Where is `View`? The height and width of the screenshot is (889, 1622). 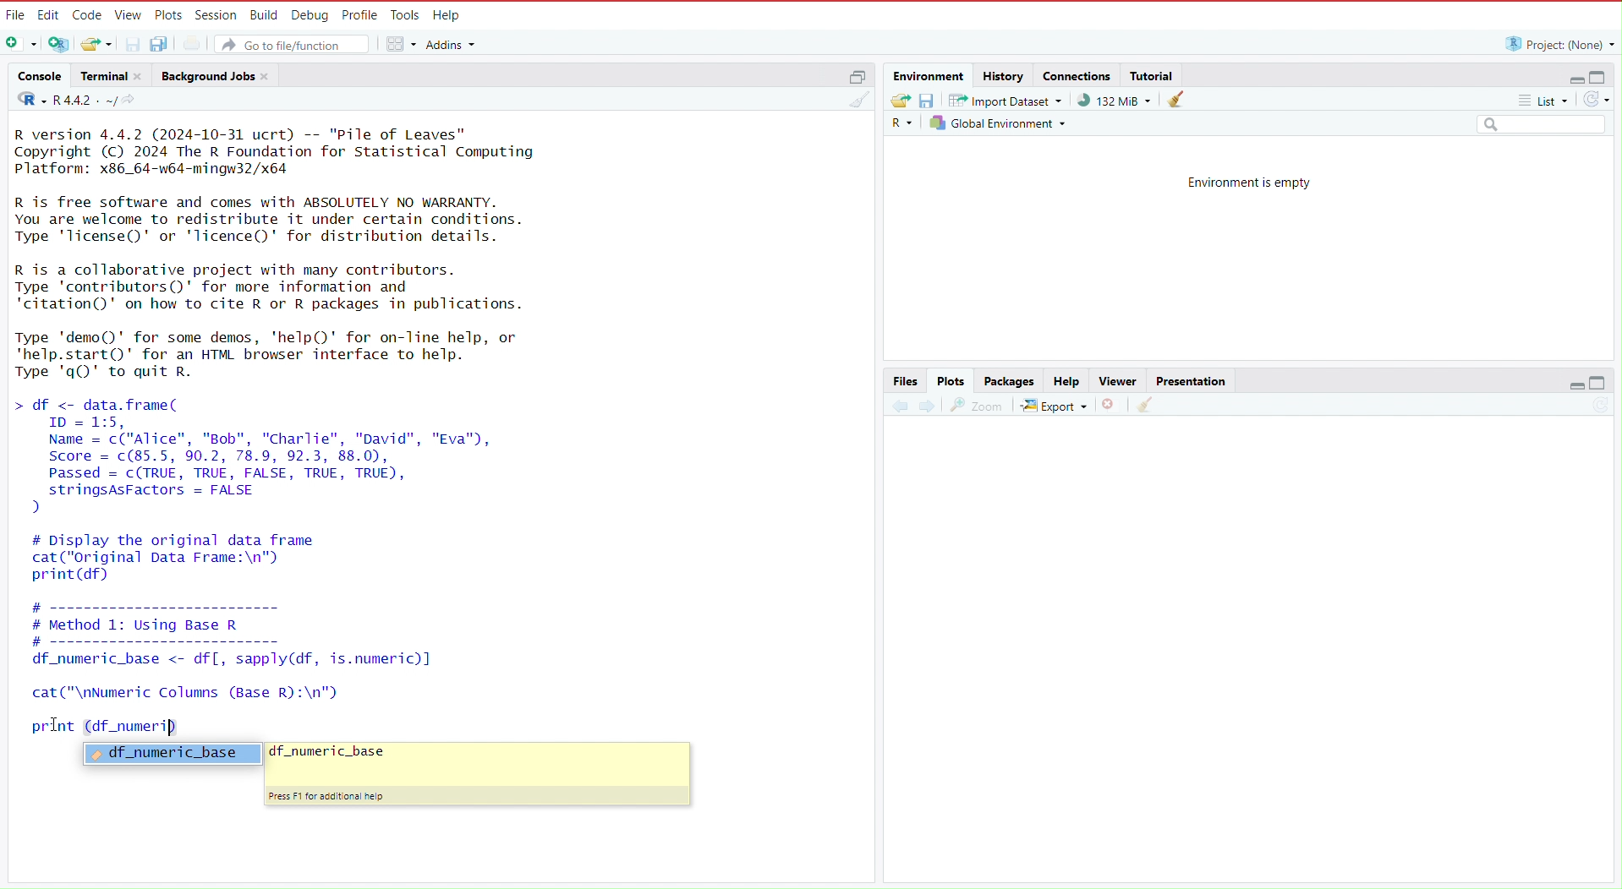 View is located at coordinates (129, 14).